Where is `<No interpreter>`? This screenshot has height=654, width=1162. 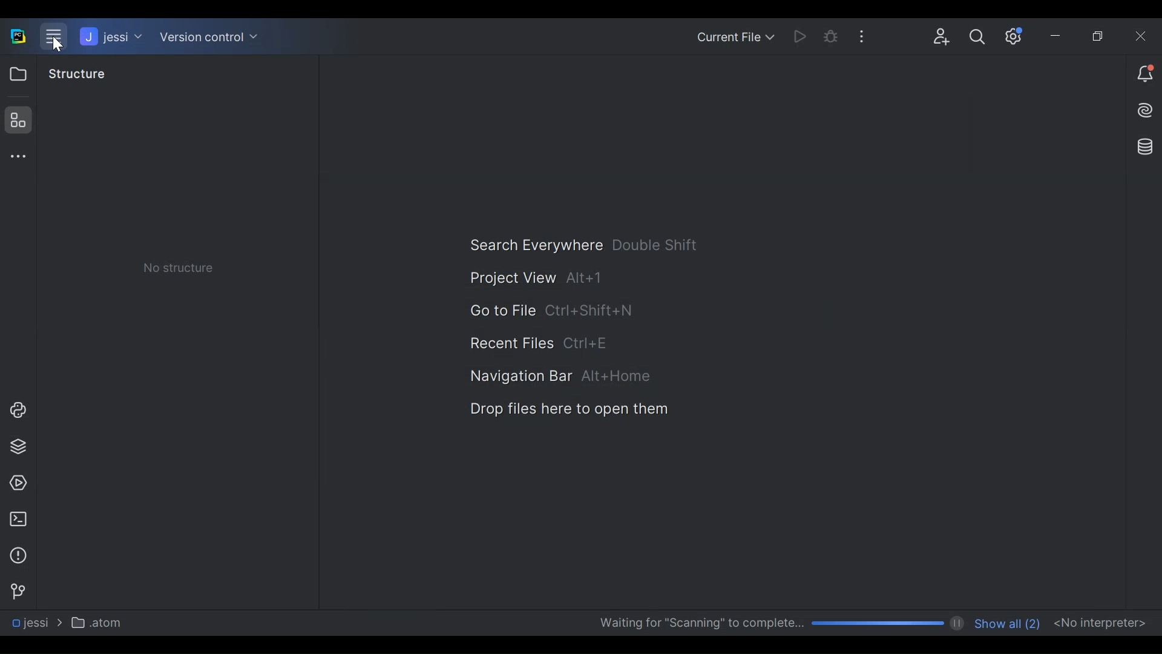 <No interpreter> is located at coordinates (1099, 623).